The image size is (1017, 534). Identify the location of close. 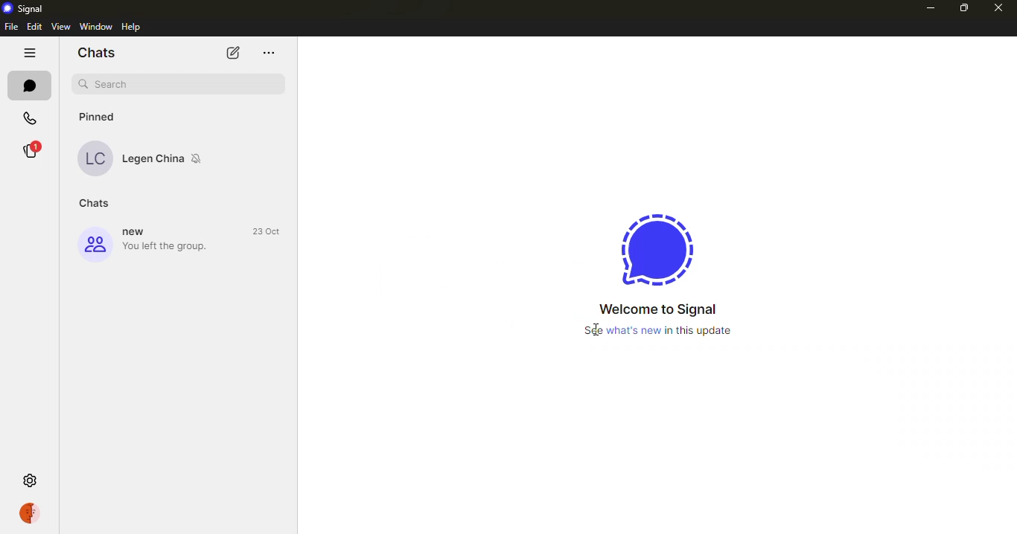
(998, 9).